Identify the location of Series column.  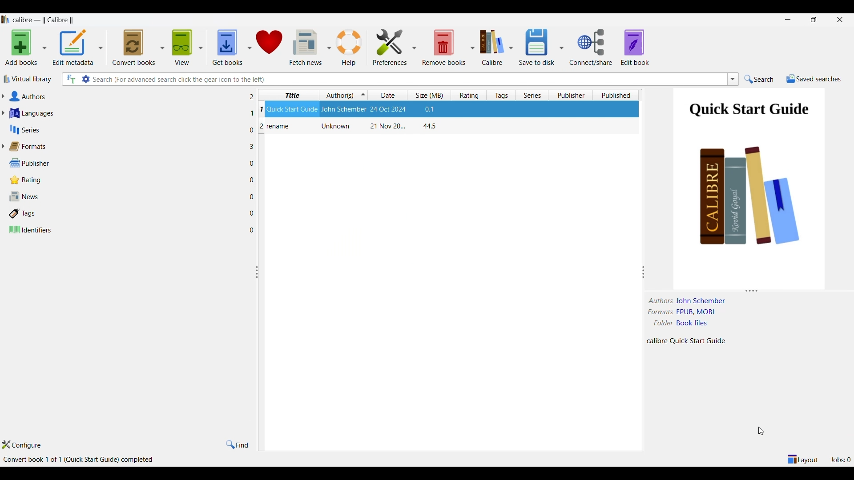
(532, 95).